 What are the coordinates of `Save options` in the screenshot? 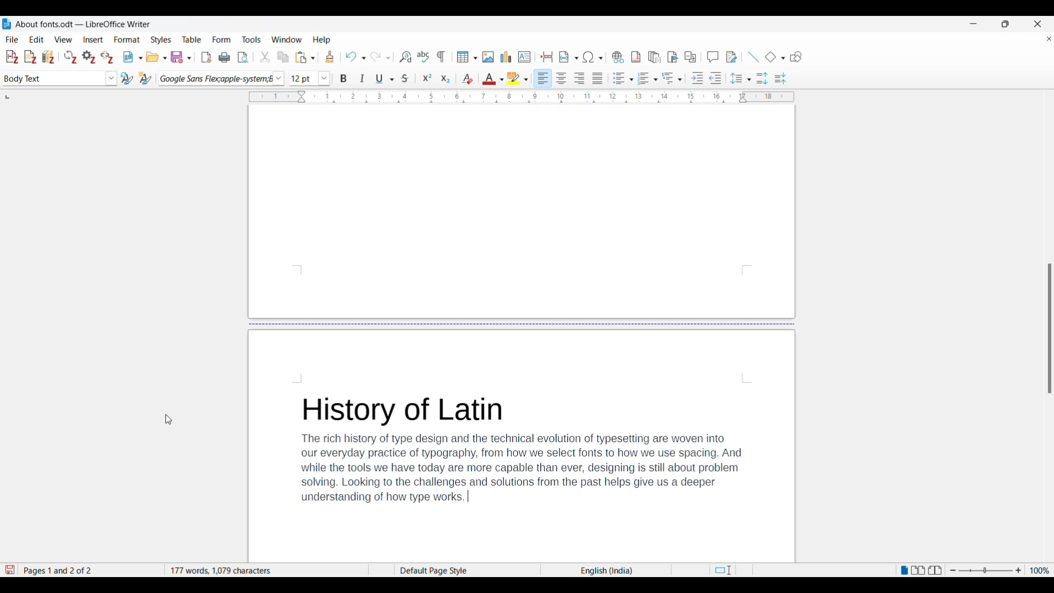 It's located at (181, 57).